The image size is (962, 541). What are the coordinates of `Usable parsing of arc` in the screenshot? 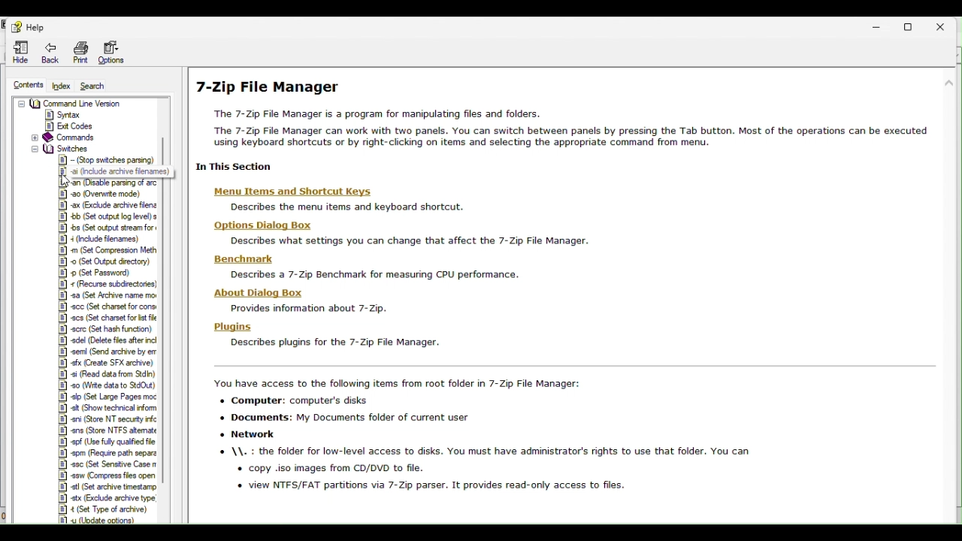 It's located at (109, 183).